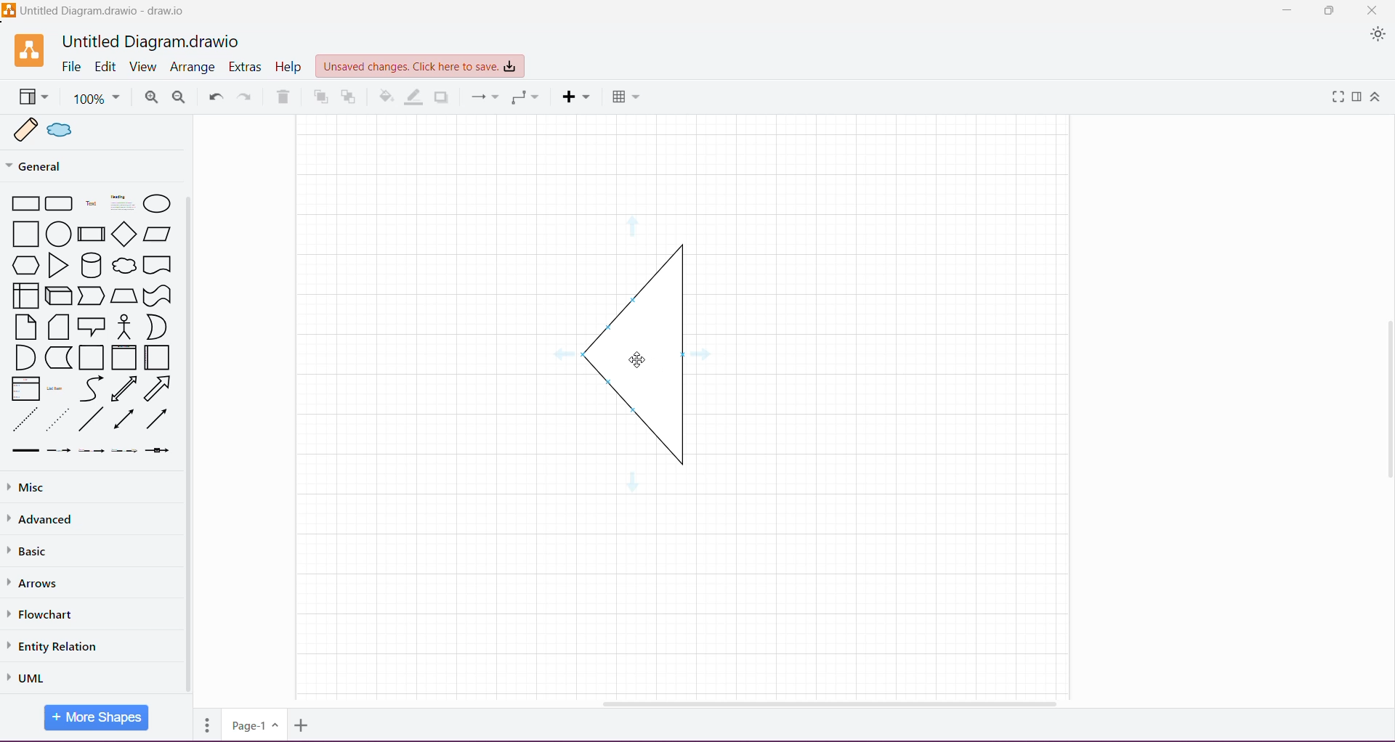  Describe the element at coordinates (443, 97) in the screenshot. I see `Shadow` at that location.